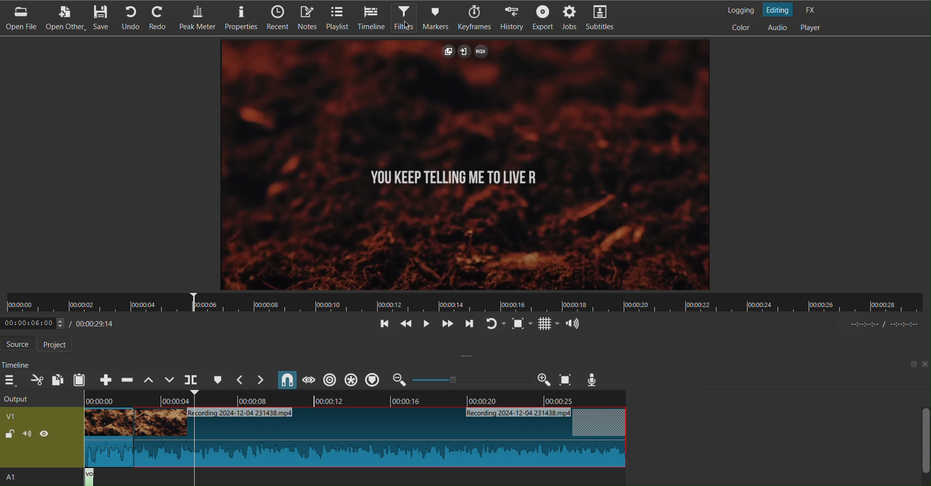 Image resolution: width=931 pixels, height=486 pixels. I want to click on Cut, so click(37, 379).